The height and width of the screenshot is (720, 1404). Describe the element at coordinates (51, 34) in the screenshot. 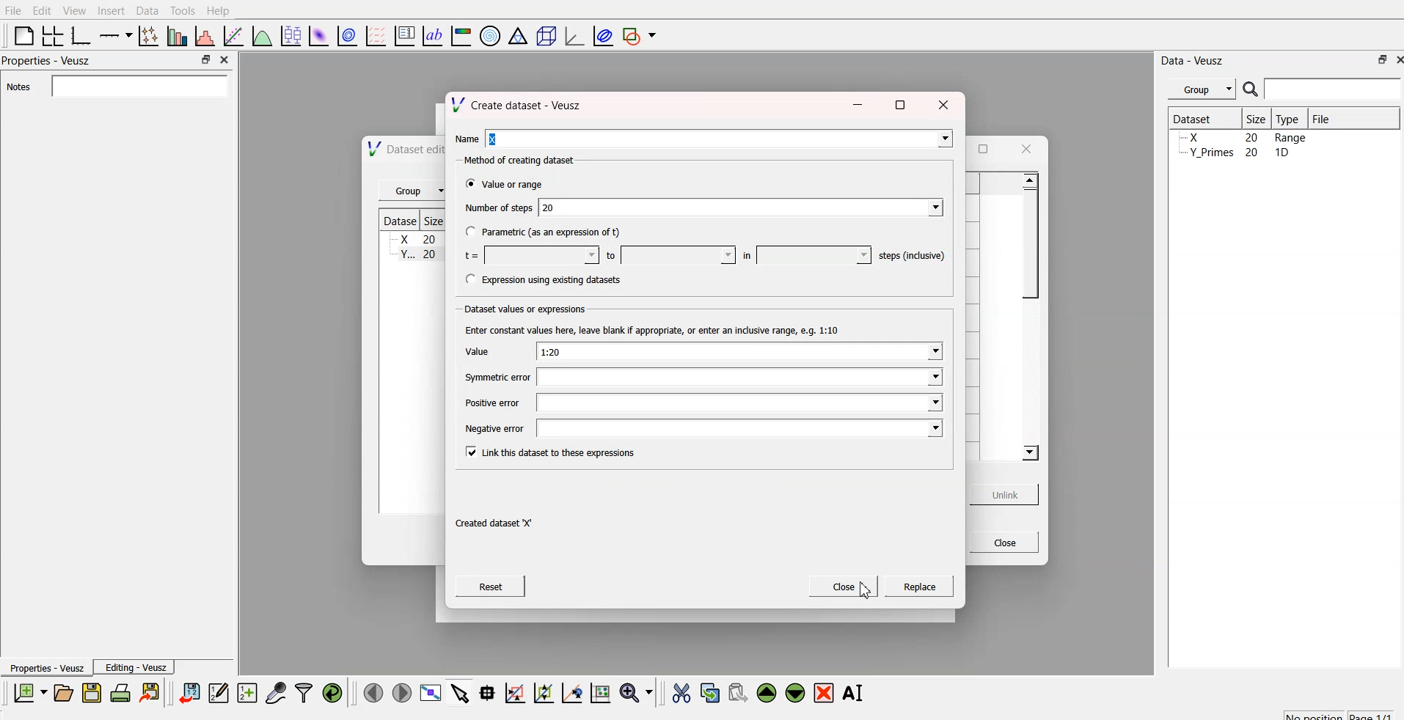

I see `arrange grid in graph` at that location.